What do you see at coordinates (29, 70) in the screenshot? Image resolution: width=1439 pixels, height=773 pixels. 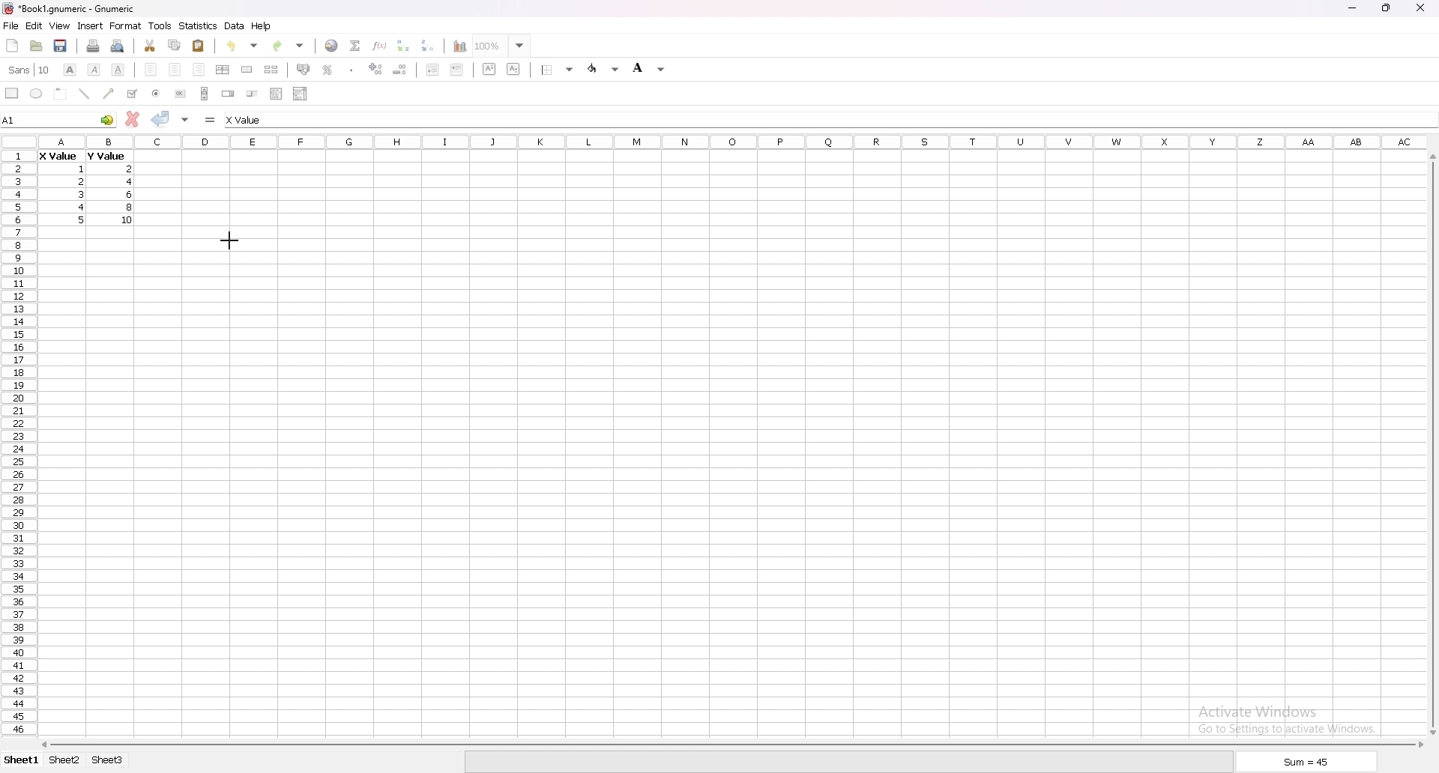 I see `font` at bounding box center [29, 70].